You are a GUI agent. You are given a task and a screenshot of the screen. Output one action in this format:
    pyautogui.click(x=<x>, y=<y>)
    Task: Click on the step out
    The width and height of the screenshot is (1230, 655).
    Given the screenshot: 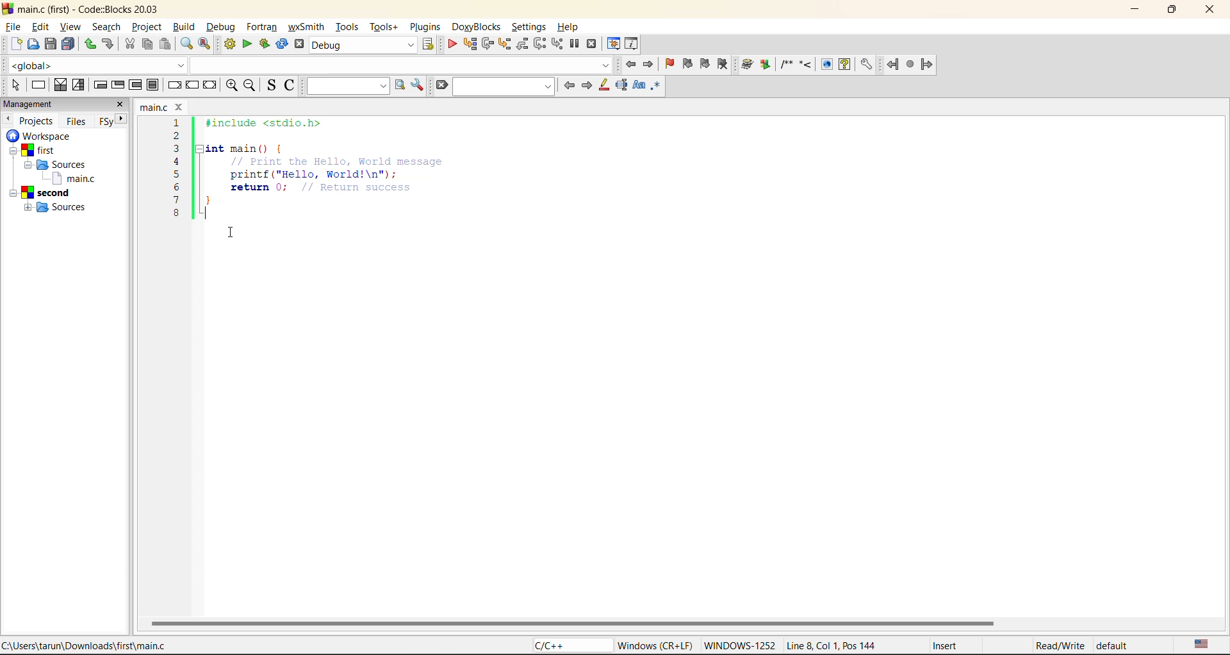 What is the action you would take?
    pyautogui.click(x=521, y=43)
    